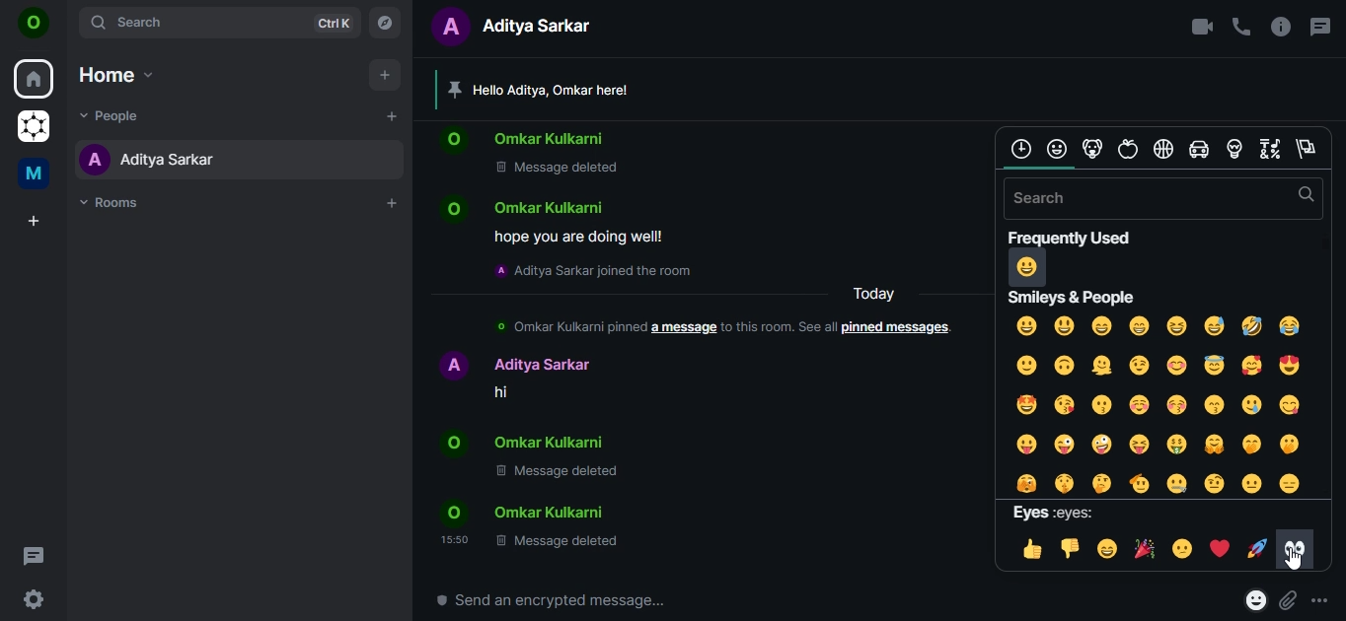 The width and height of the screenshot is (1346, 621). What do you see at coordinates (1065, 326) in the screenshot?
I see `grinning face with open eyes` at bounding box center [1065, 326].